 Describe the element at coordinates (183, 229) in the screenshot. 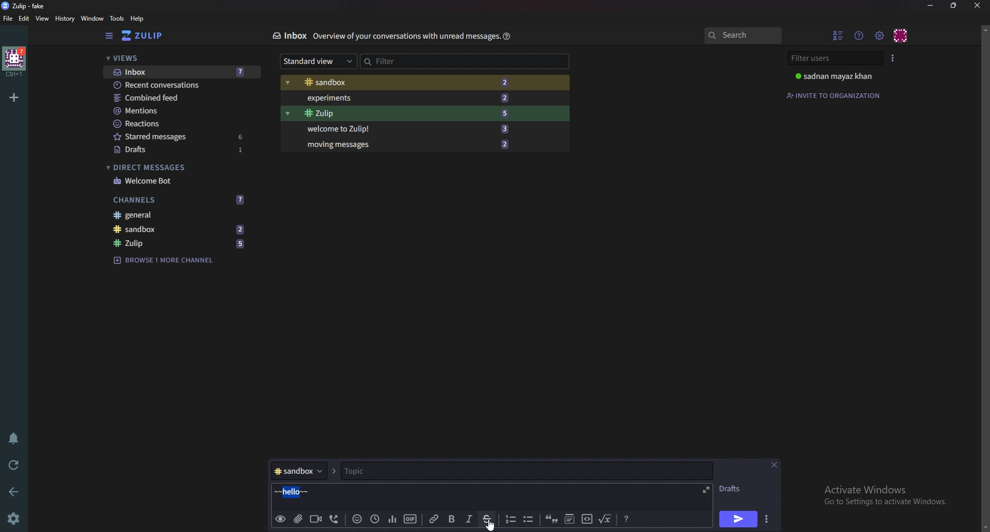

I see `sandbox` at that location.